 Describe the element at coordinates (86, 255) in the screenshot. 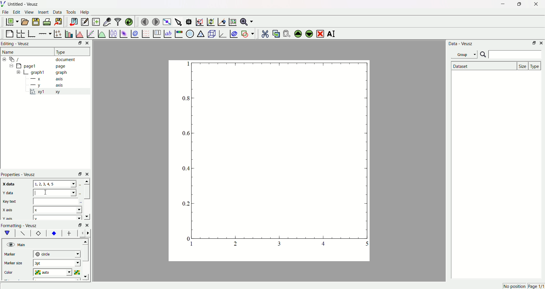

I see `scroll bar` at that location.